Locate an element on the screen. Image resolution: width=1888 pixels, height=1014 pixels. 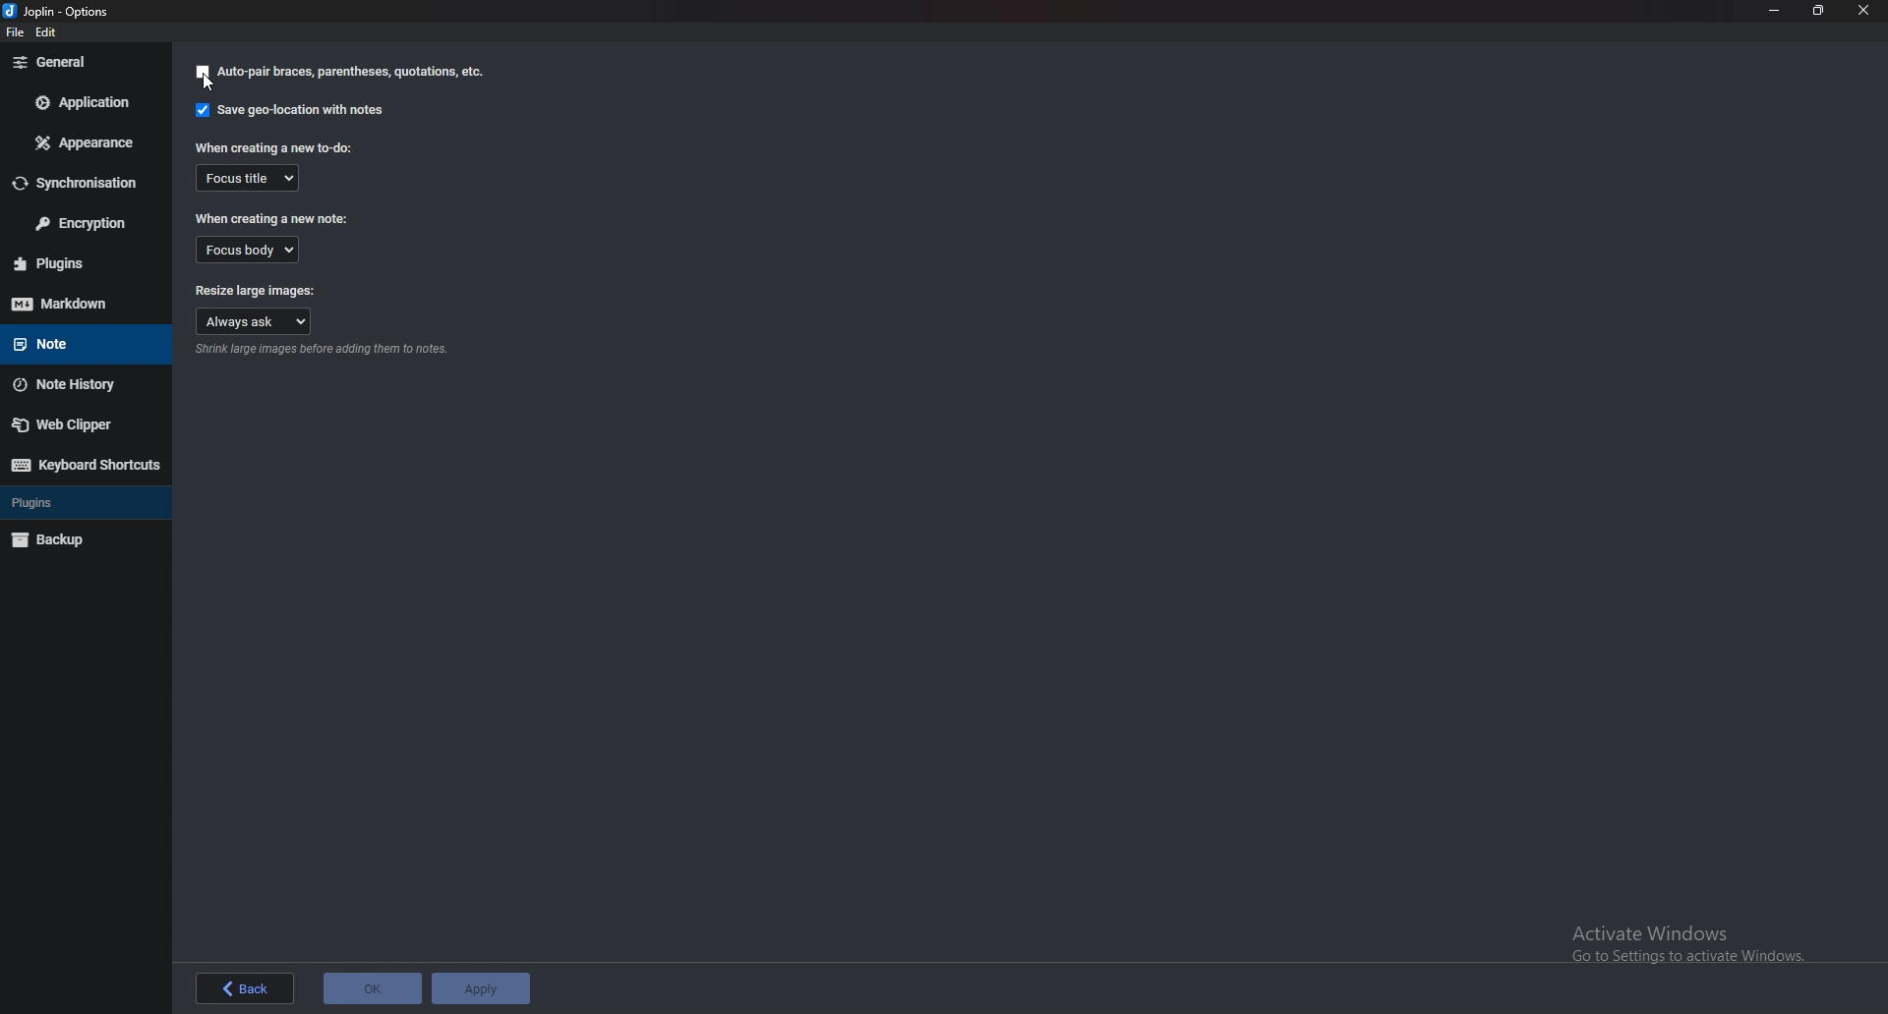
always ask is located at coordinates (256, 319).